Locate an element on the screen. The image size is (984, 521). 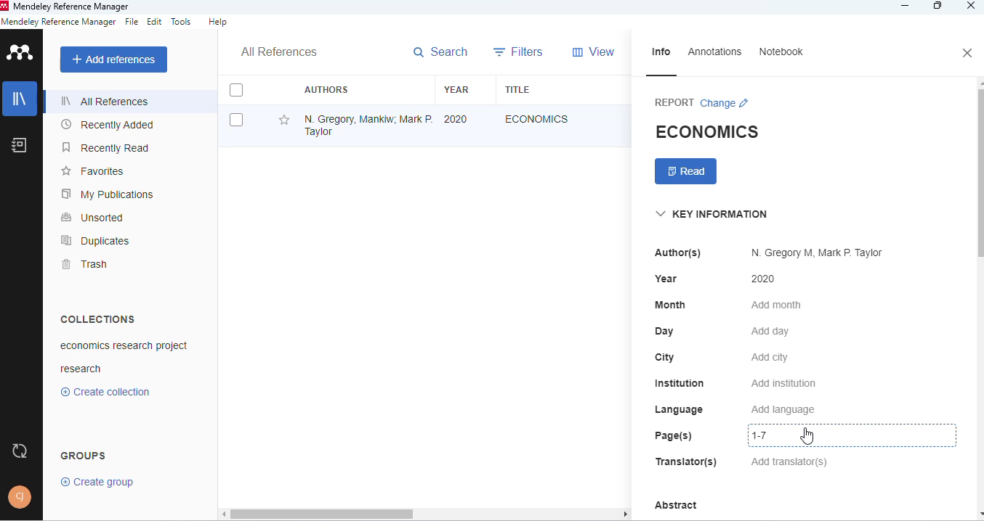
city is located at coordinates (666, 358).